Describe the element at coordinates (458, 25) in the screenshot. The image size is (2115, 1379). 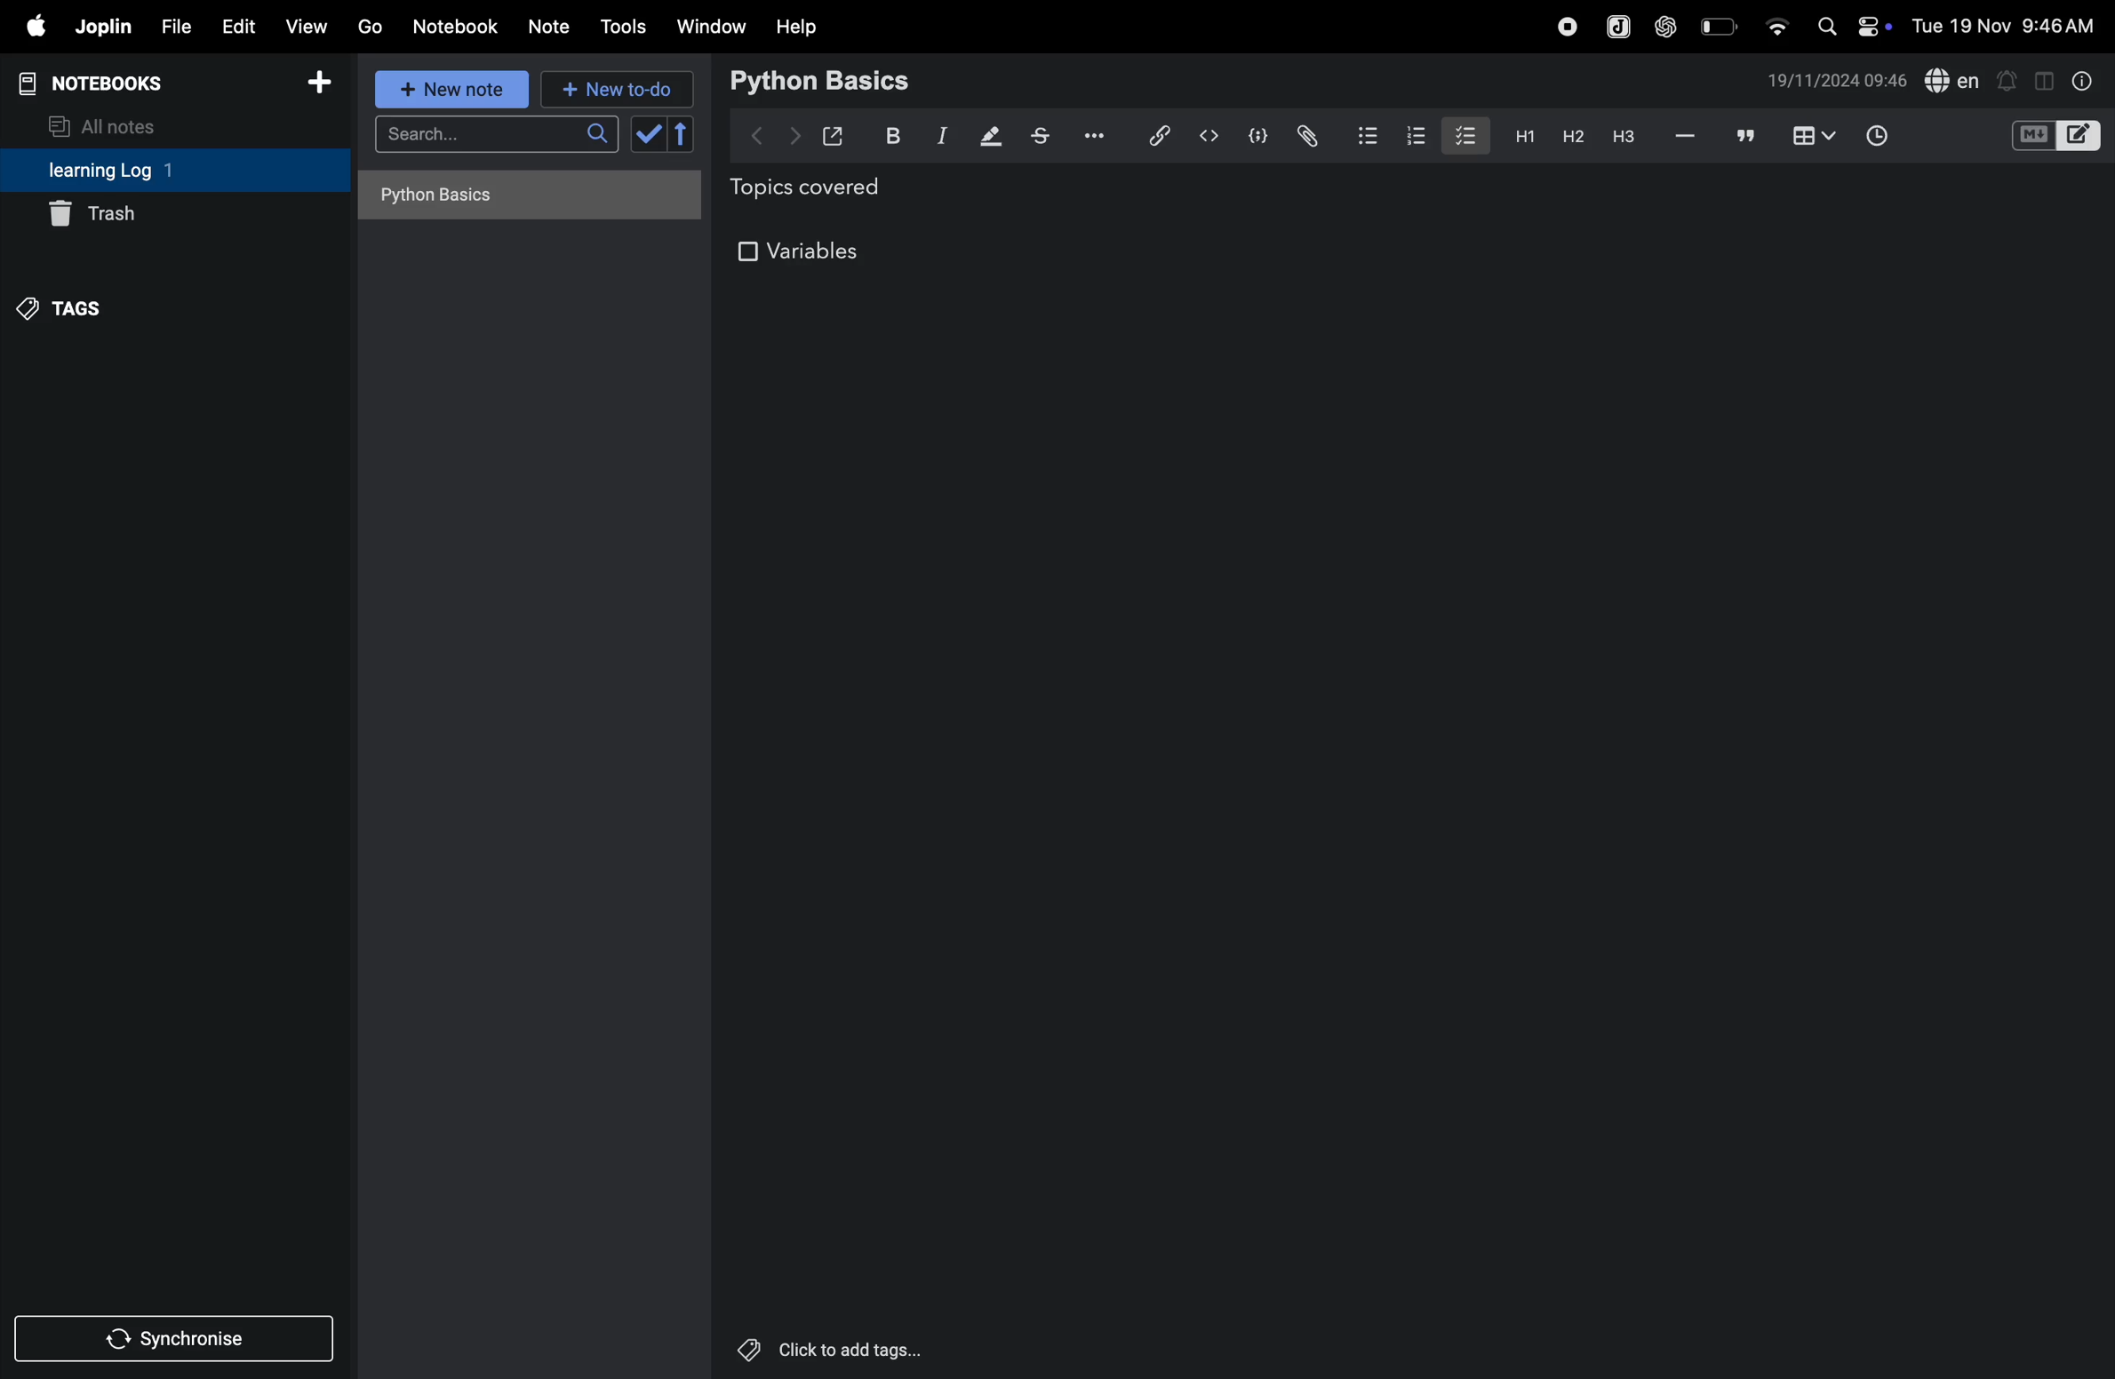
I see `notebook` at that location.